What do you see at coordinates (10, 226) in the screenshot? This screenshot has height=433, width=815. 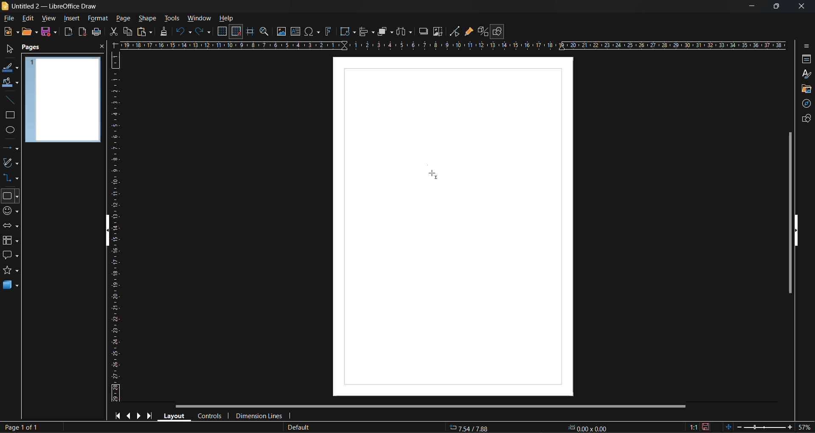 I see `block arrows` at bounding box center [10, 226].